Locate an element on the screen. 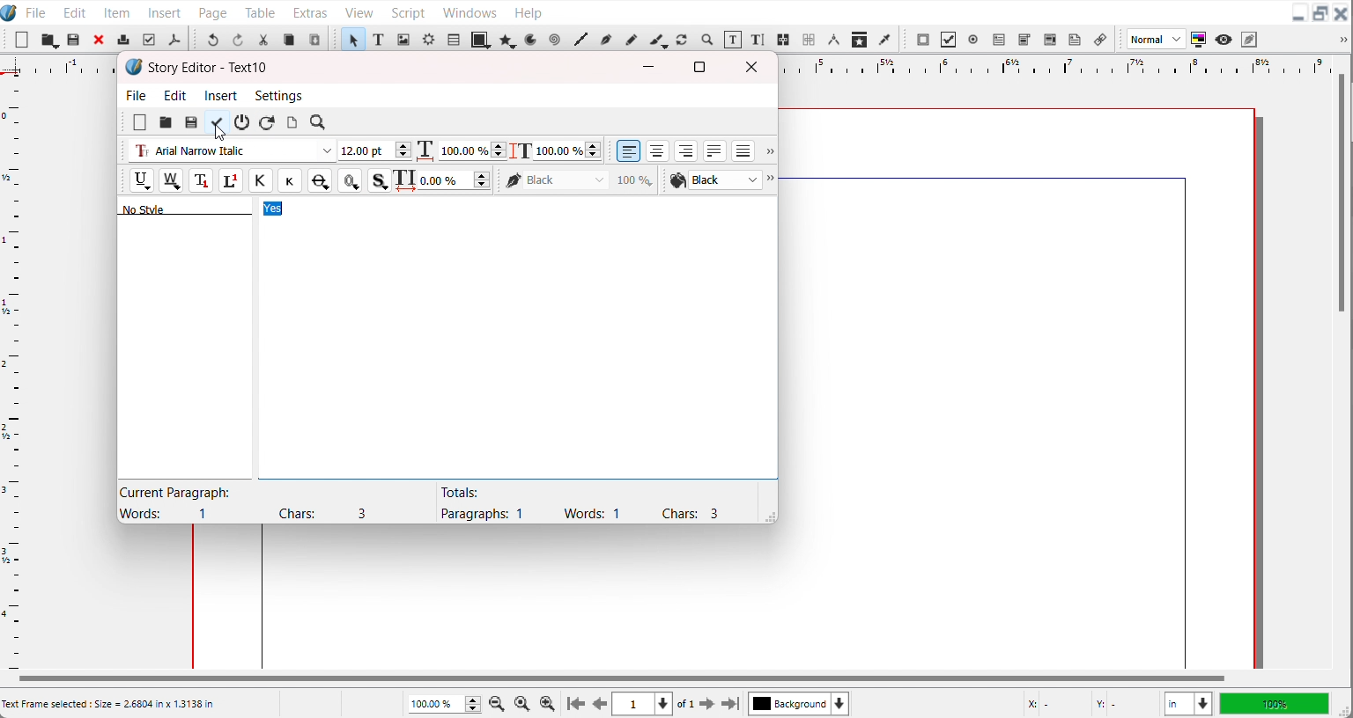 The image size is (1353, 718). Go to previous page is located at coordinates (600, 704).